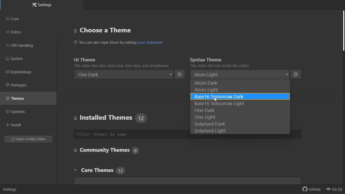 Image resolution: width=345 pixels, height=194 pixels. I want to click on Core settings , so click(110, 151).